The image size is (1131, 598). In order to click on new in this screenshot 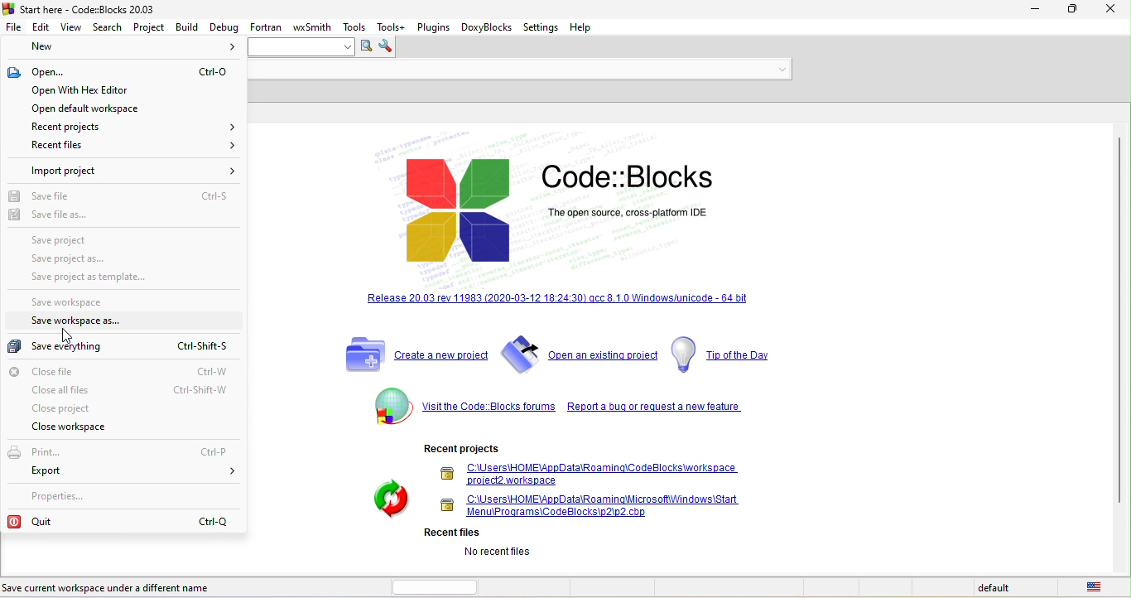, I will do `click(125, 48)`.